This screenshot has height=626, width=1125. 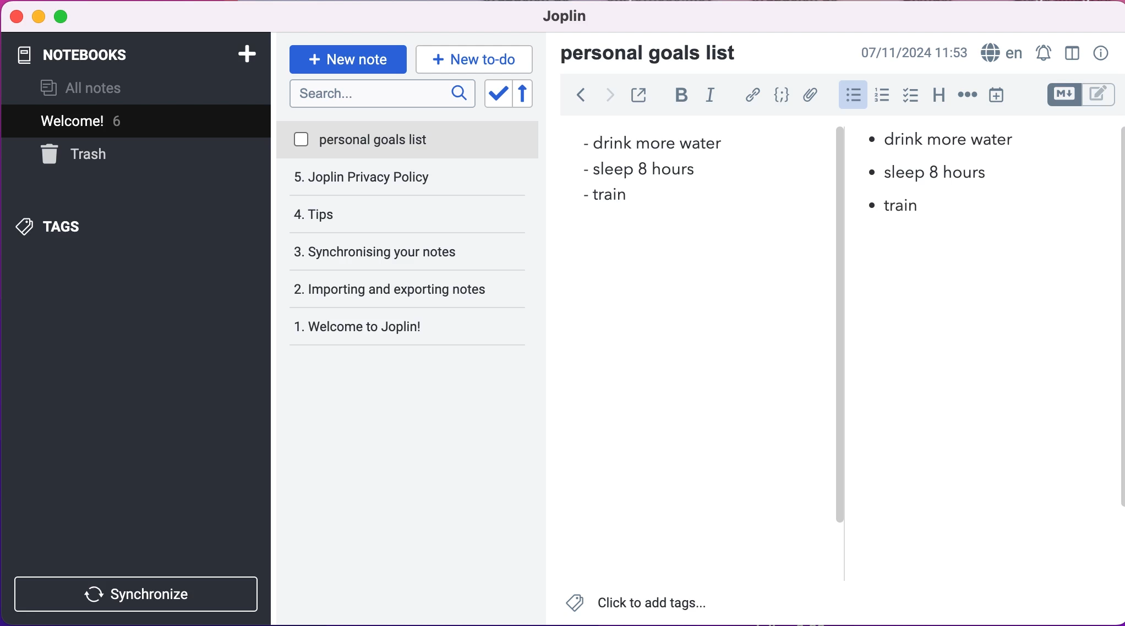 What do you see at coordinates (249, 56) in the screenshot?
I see `add notebook` at bounding box center [249, 56].